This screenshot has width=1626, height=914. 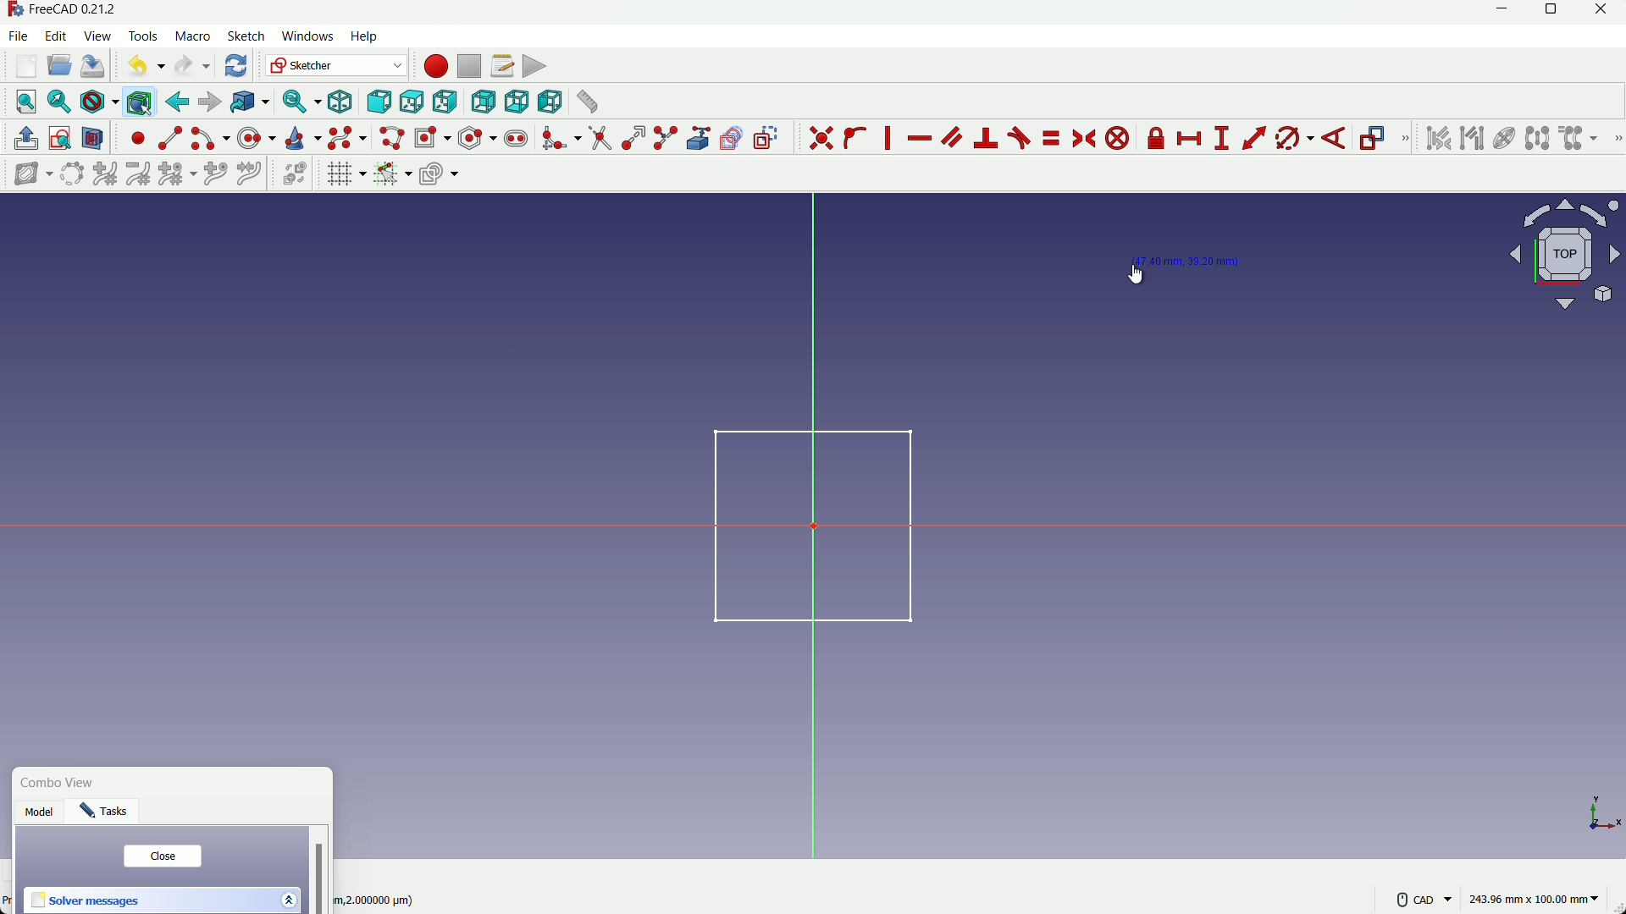 I want to click on constraint block, so click(x=1120, y=139).